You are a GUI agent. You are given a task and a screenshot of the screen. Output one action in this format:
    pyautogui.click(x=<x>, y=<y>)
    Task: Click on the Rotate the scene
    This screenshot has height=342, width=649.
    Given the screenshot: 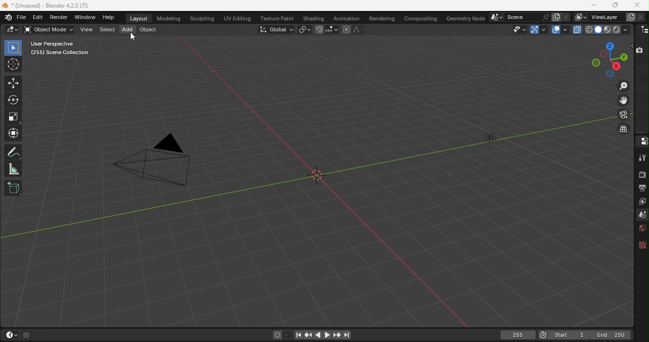 What is the action you would take?
    pyautogui.click(x=610, y=46)
    